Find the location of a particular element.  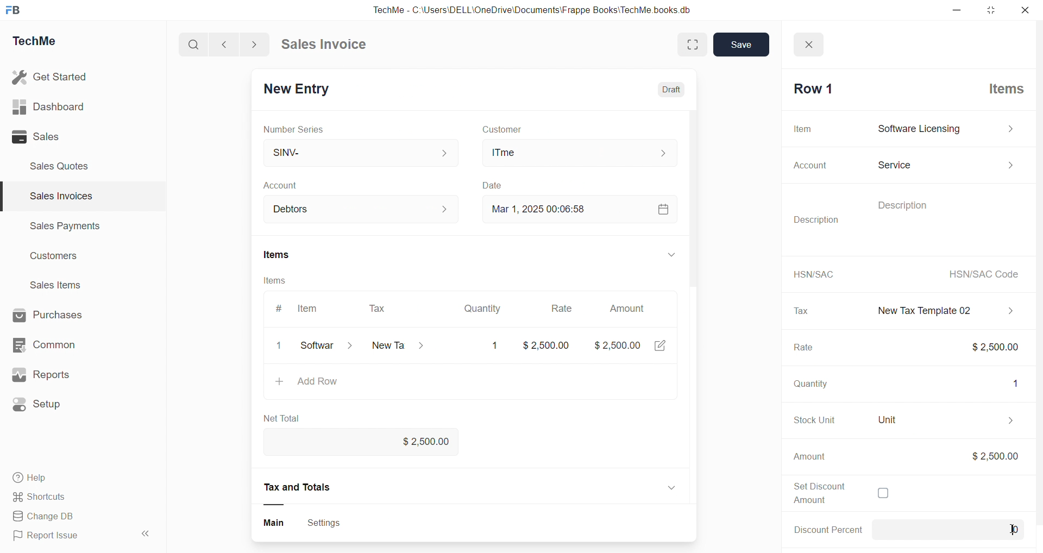

Item is located at coordinates (803, 128).